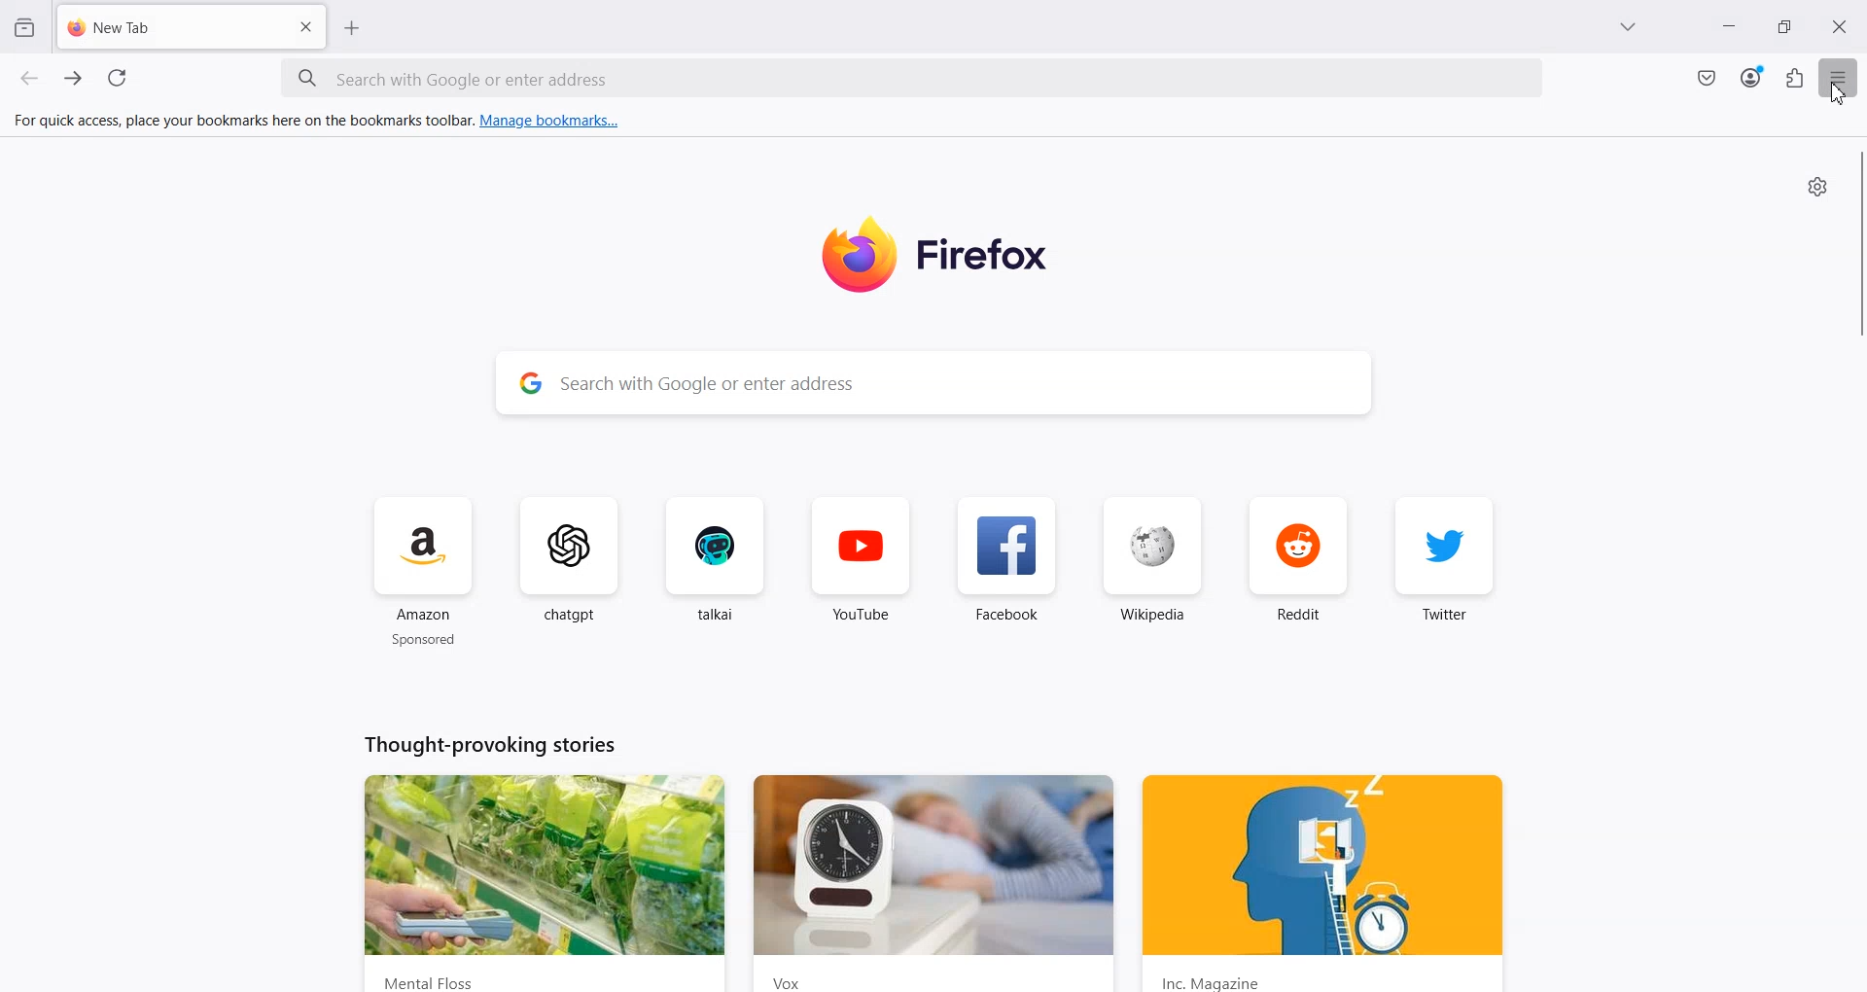 The height and width of the screenshot is (992, 1867). I want to click on Backward, so click(31, 79).